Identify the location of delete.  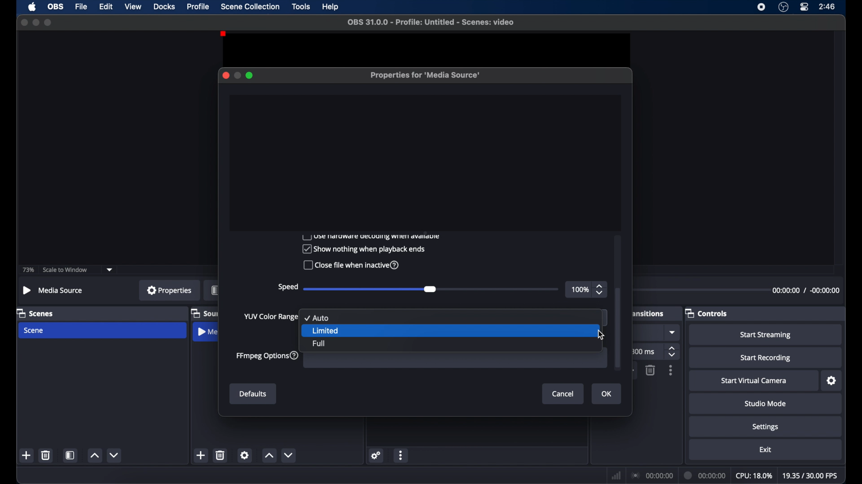
(221, 455).